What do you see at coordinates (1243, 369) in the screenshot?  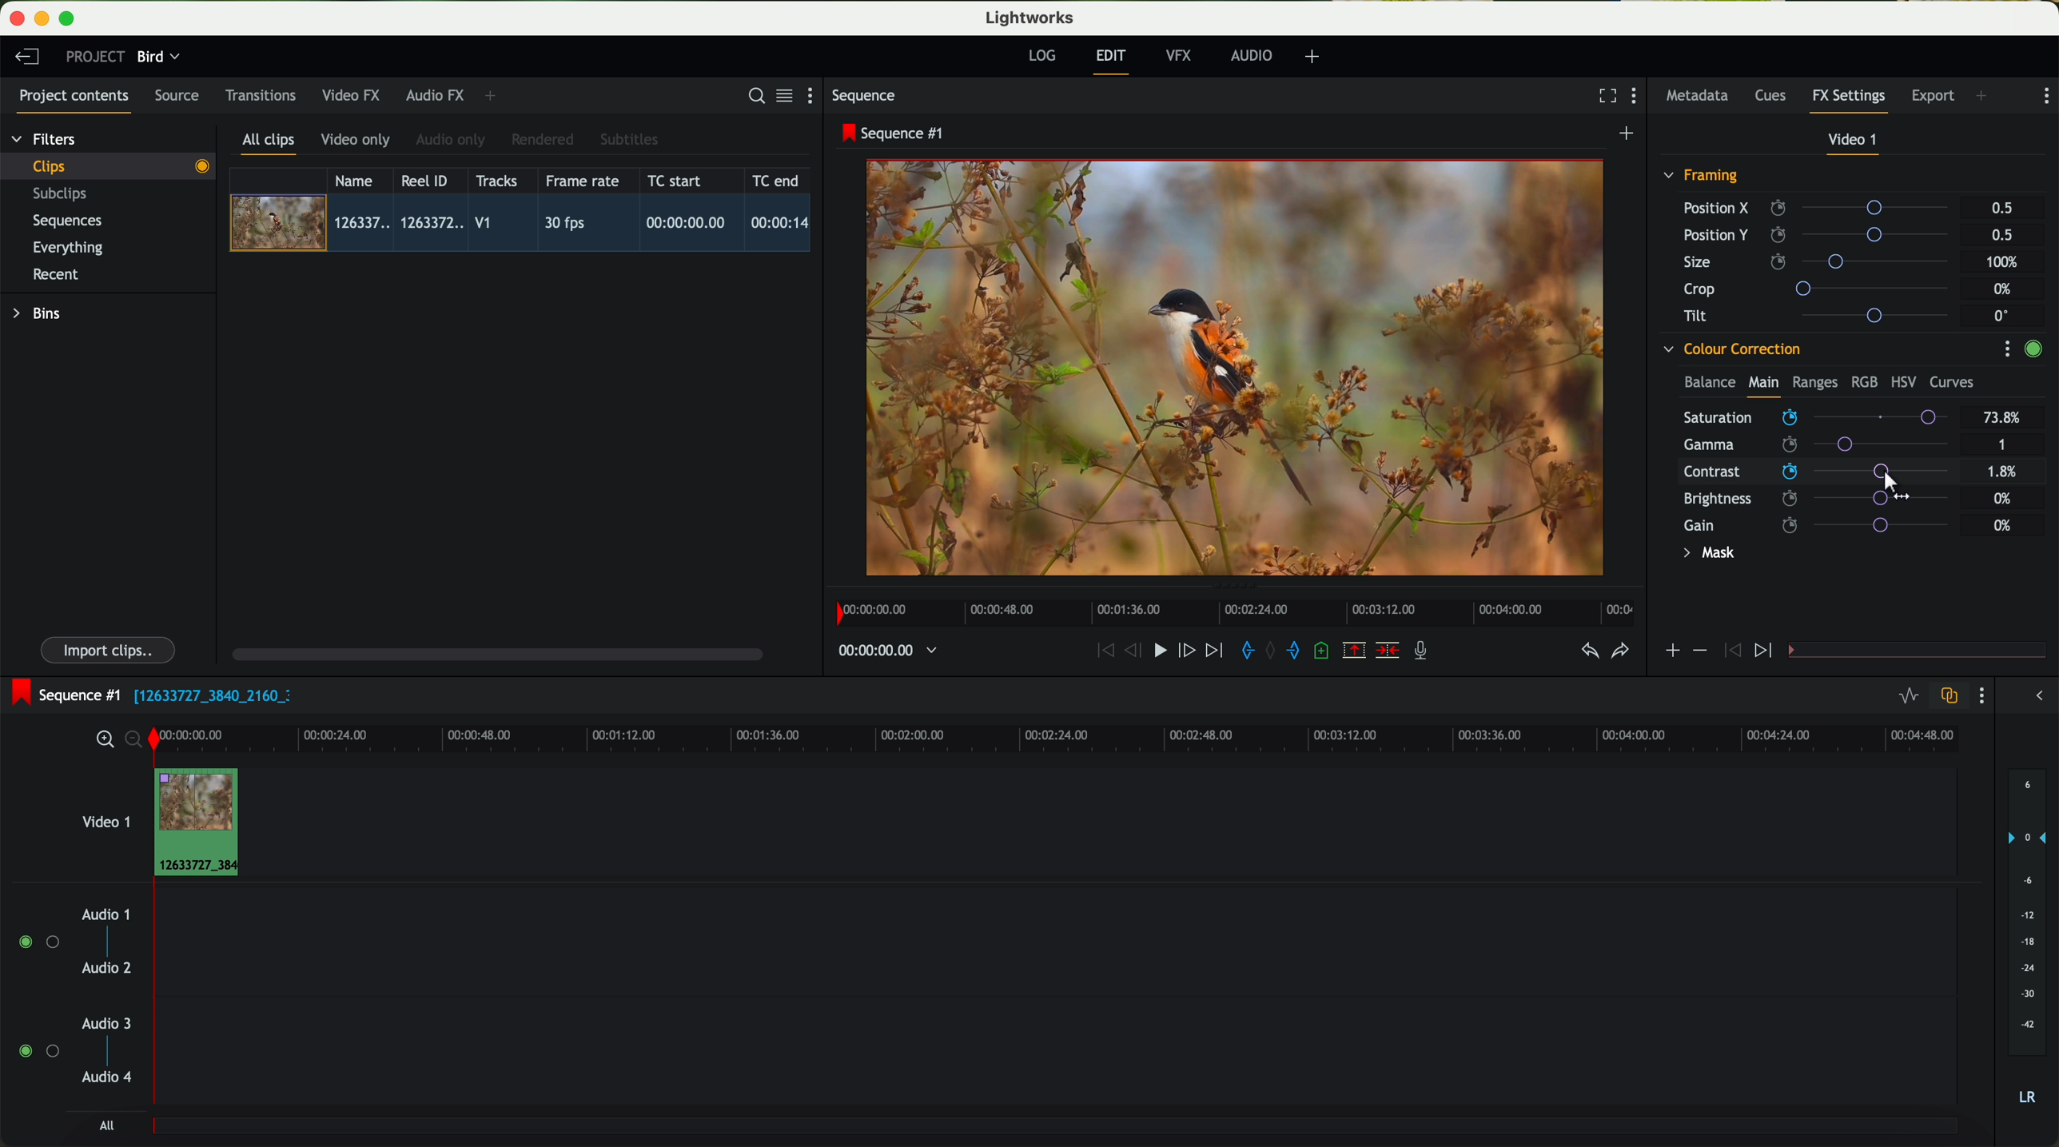 I see `video preview` at bounding box center [1243, 369].